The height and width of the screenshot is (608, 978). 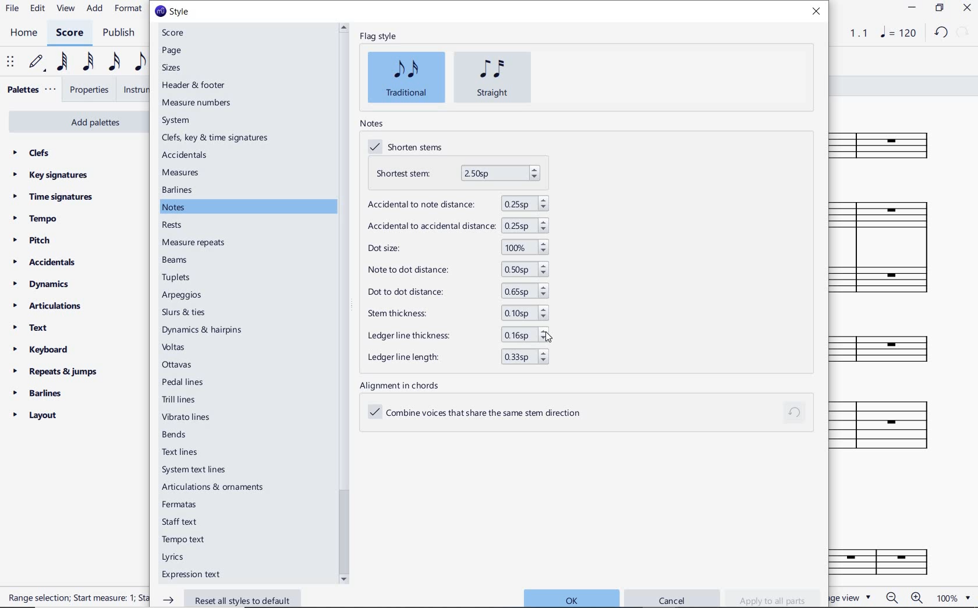 What do you see at coordinates (455, 292) in the screenshot?
I see `dot to dot distance` at bounding box center [455, 292].